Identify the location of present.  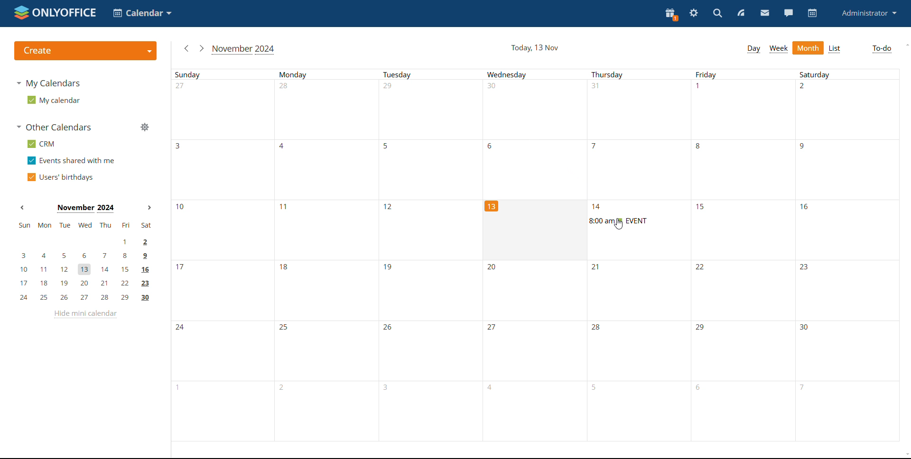
(670, 15).